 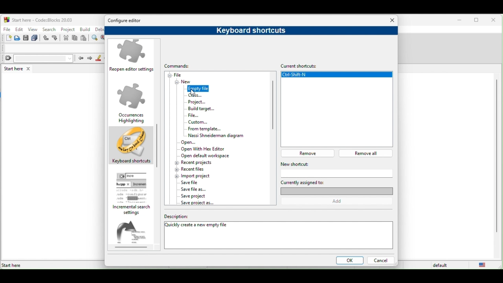 What do you see at coordinates (68, 29) in the screenshot?
I see `project` at bounding box center [68, 29].